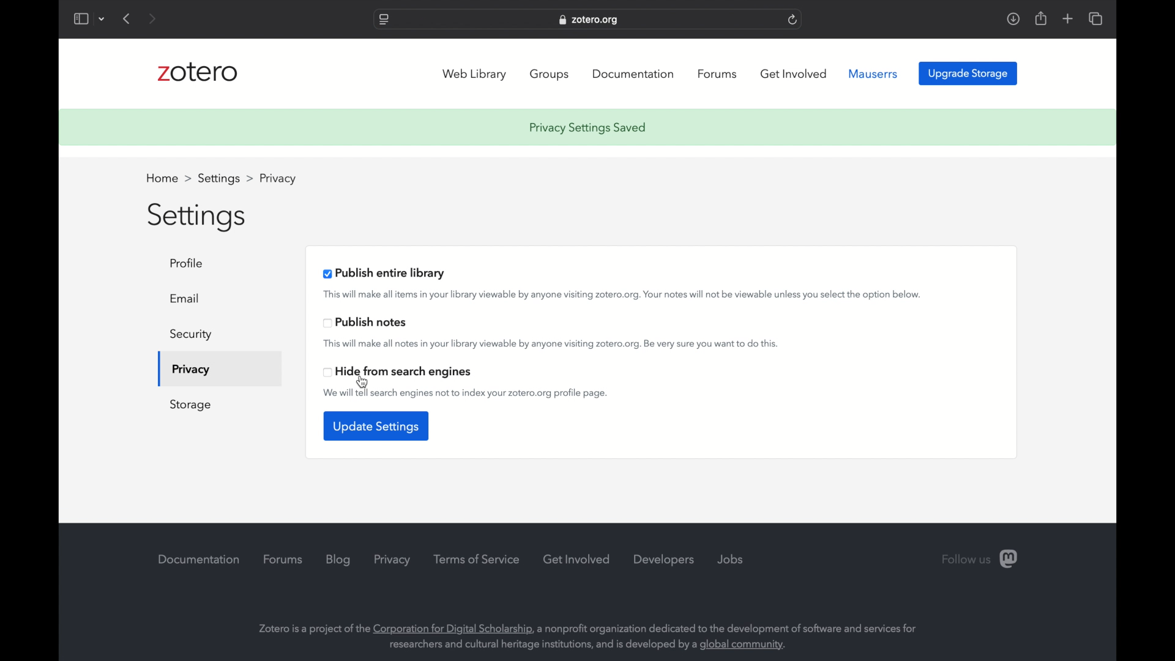 This screenshot has width=1175, height=661. Describe the element at coordinates (127, 18) in the screenshot. I see `previous` at that location.